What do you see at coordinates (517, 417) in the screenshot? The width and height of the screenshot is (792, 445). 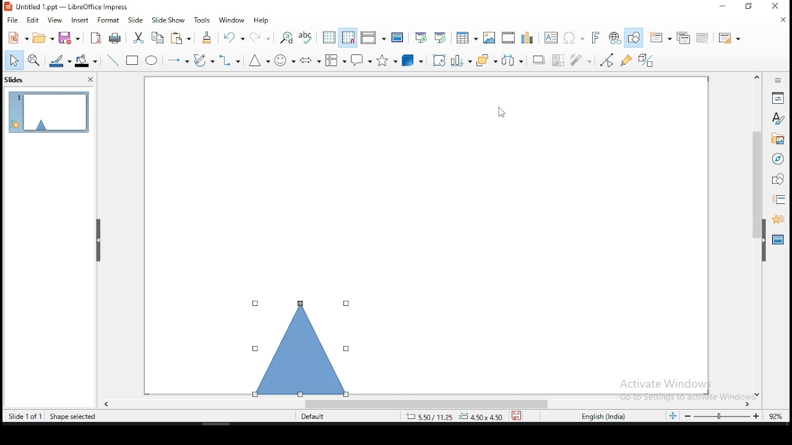 I see `save` at bounding box center [517, 417].